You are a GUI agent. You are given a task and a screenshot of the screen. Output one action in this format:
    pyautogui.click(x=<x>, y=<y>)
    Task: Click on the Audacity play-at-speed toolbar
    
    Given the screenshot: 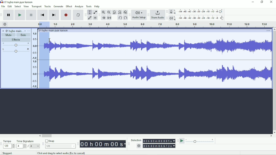 What is the action you would take?
    pyautogui.click(x=177, y=141)
    